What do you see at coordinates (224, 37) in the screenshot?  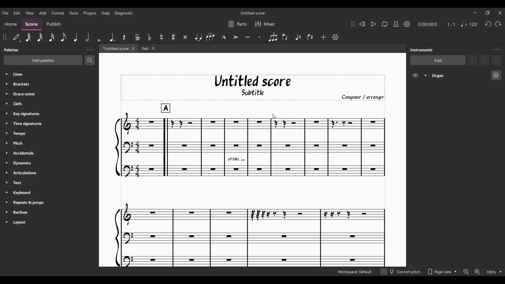 I see `Marcato` at bounding box center [224, 37].